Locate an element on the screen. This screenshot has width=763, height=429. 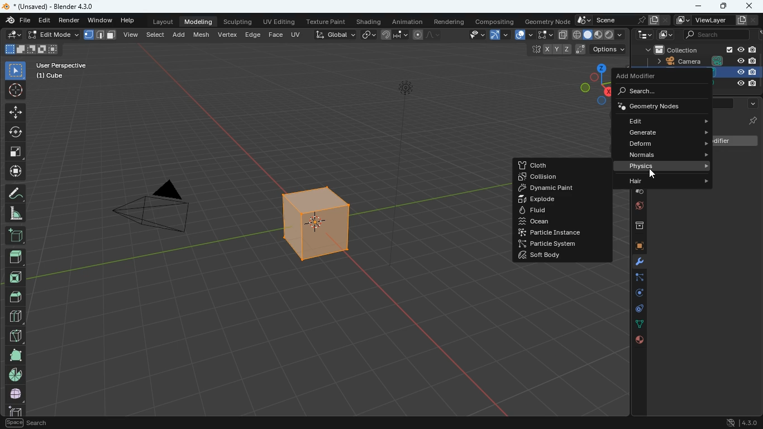
coordinates is located at coordinates (575, 50).